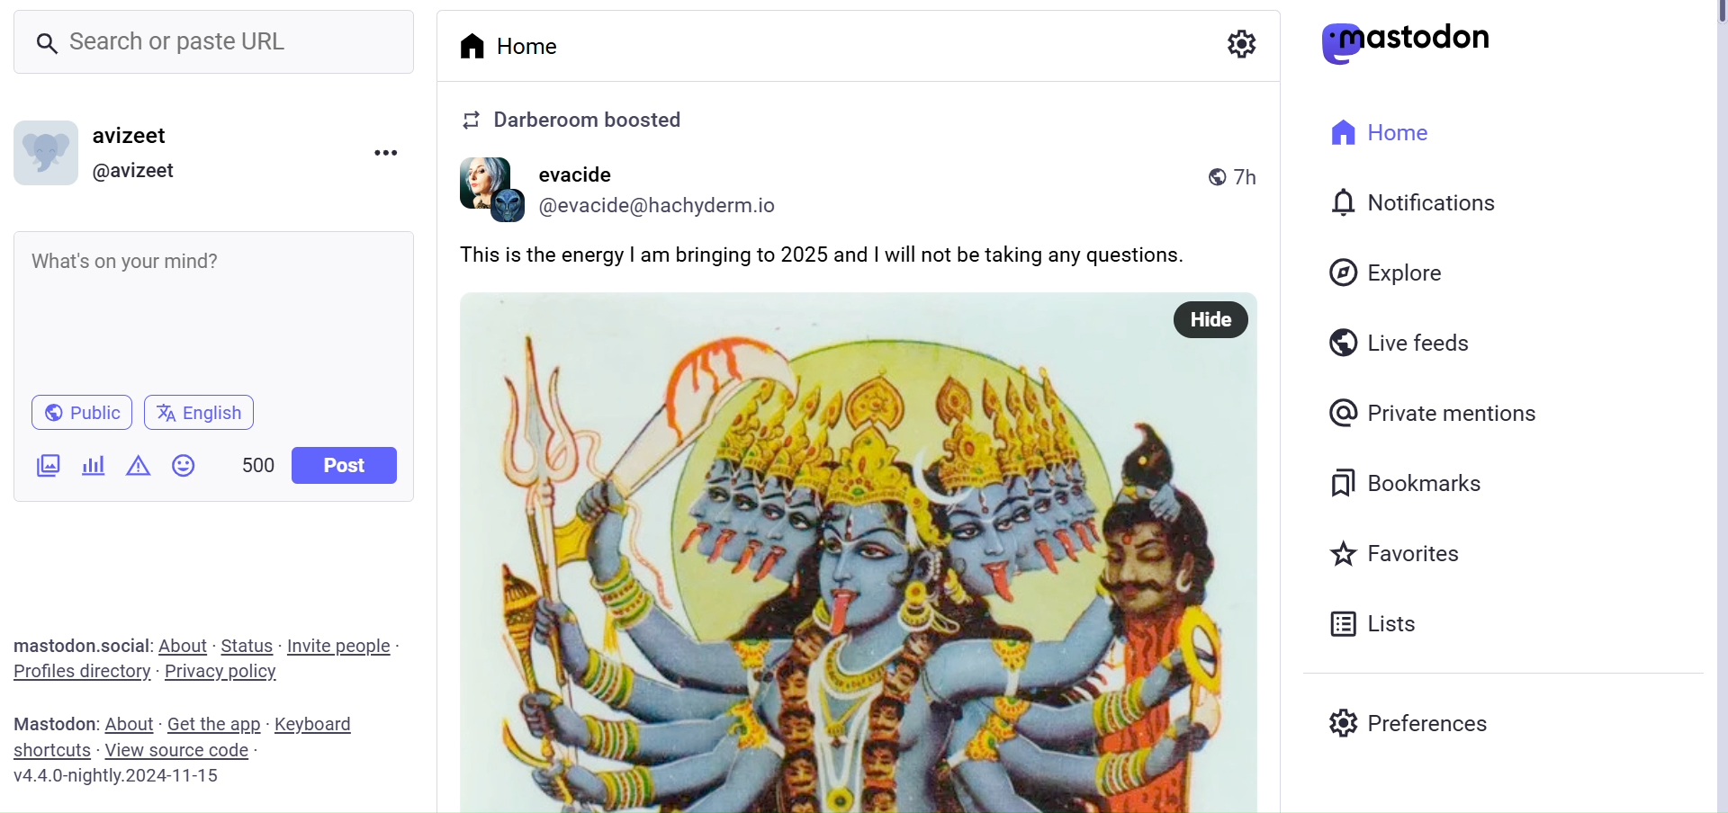  I want to click on Get the app, so click(211, 723).